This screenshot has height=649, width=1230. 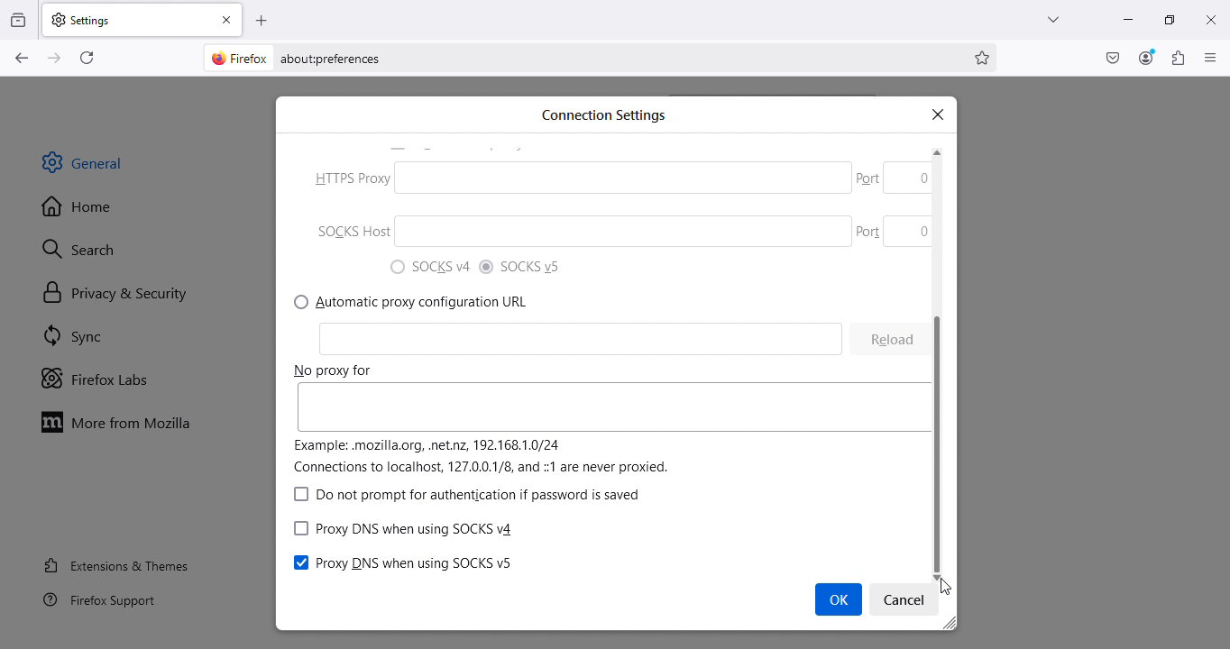 I want to click on Settings, so click(x=907, y=599).